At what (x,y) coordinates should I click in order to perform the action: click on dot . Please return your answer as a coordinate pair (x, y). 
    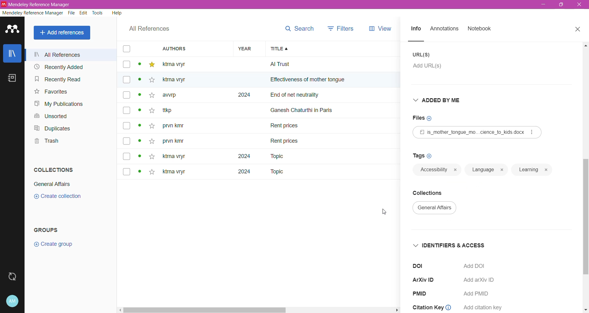
    Looking at the image, I should click on (139, 143).